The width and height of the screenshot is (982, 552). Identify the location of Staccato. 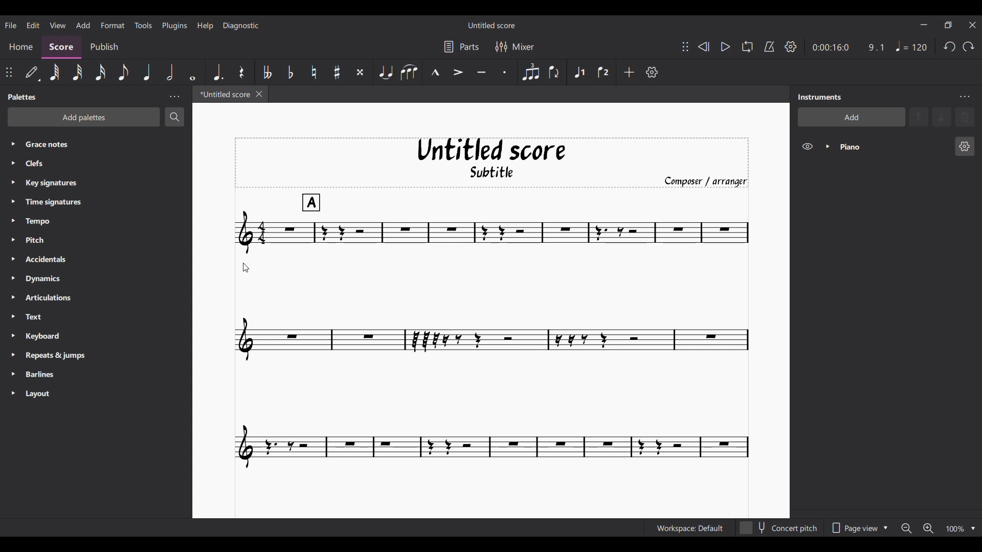
(504, 72).